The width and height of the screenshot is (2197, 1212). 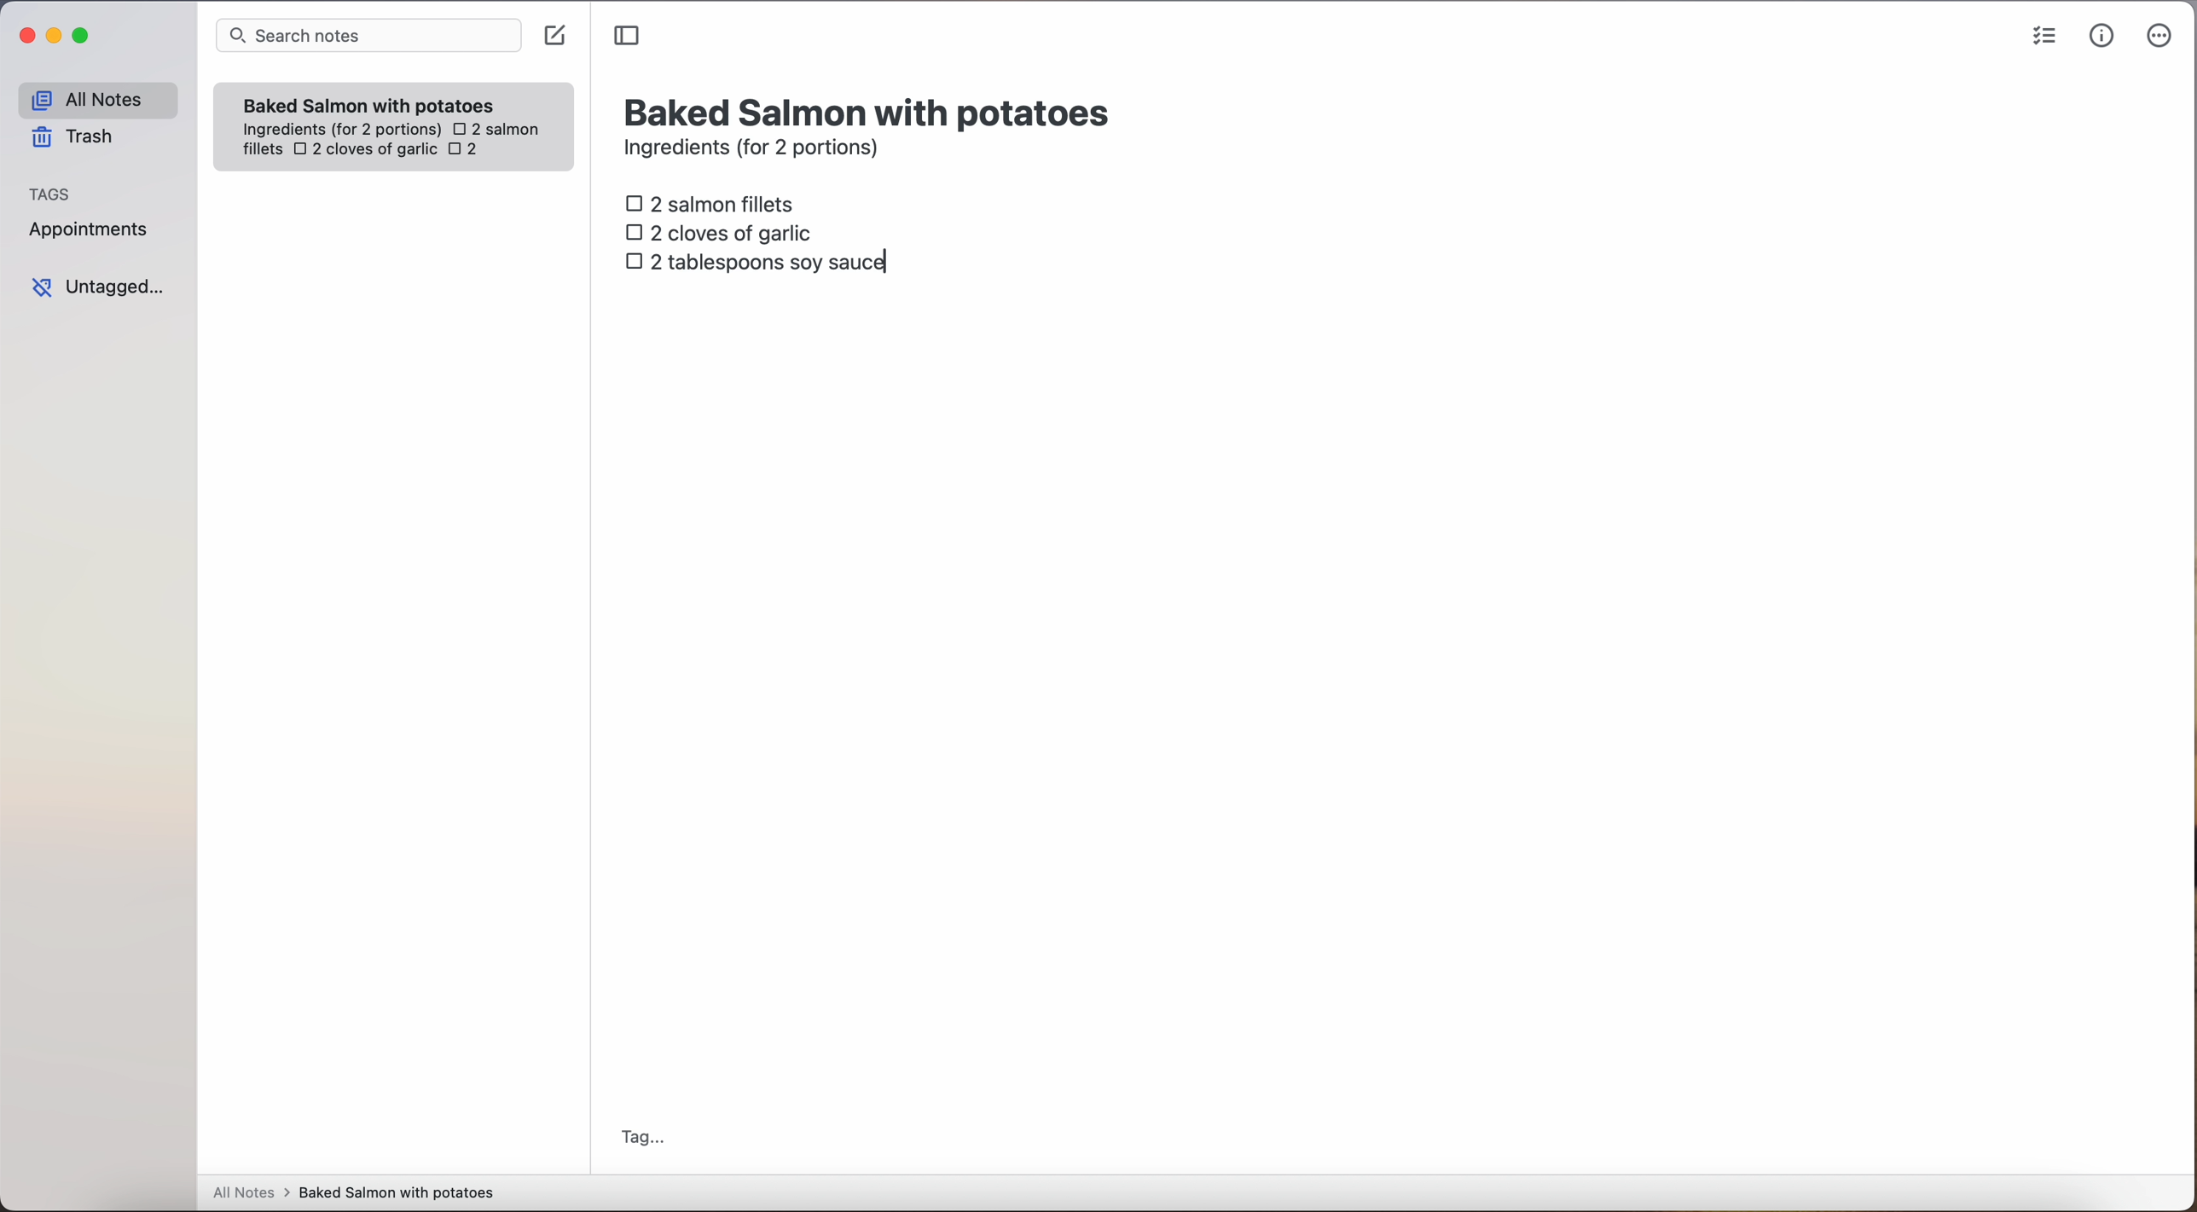 What do you see at coordinates (100, 287) in the screenshot?
I see `untagged` at bounding box center [100, 287].